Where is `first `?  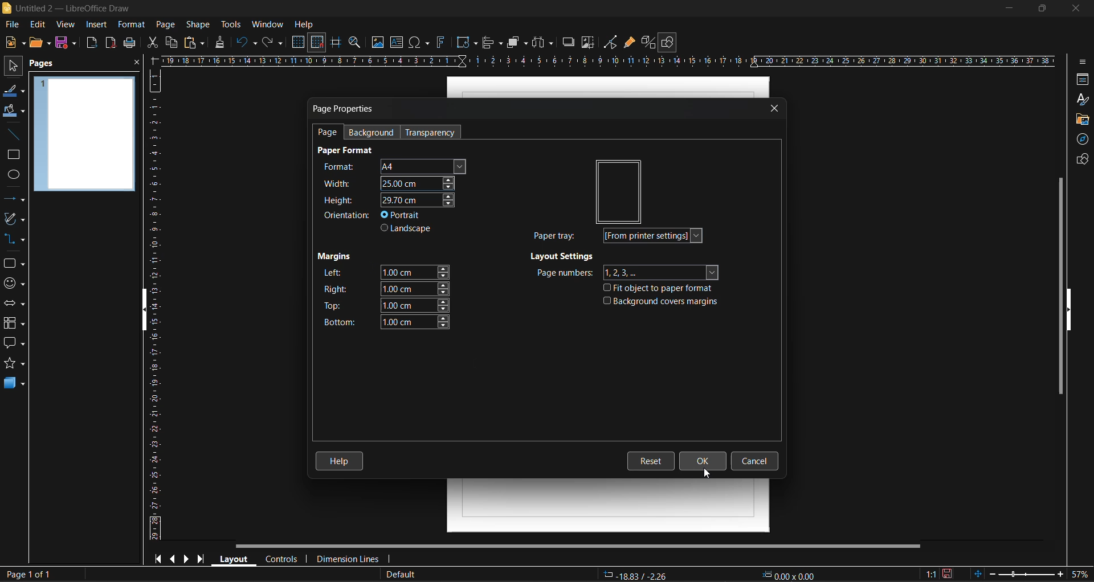
first  is located at coordinates (159, 560).